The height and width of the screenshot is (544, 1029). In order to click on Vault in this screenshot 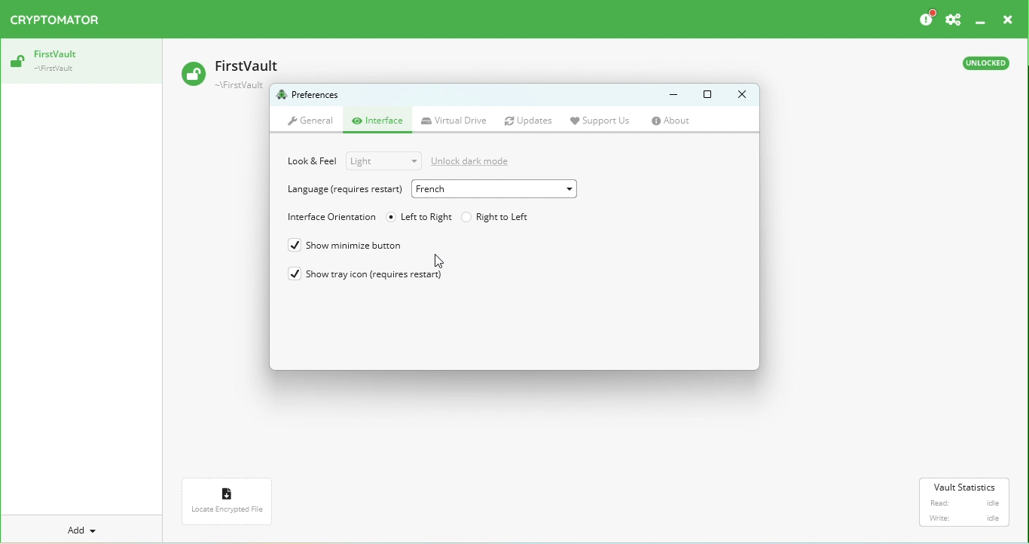, I will do `click(235, 70)`.